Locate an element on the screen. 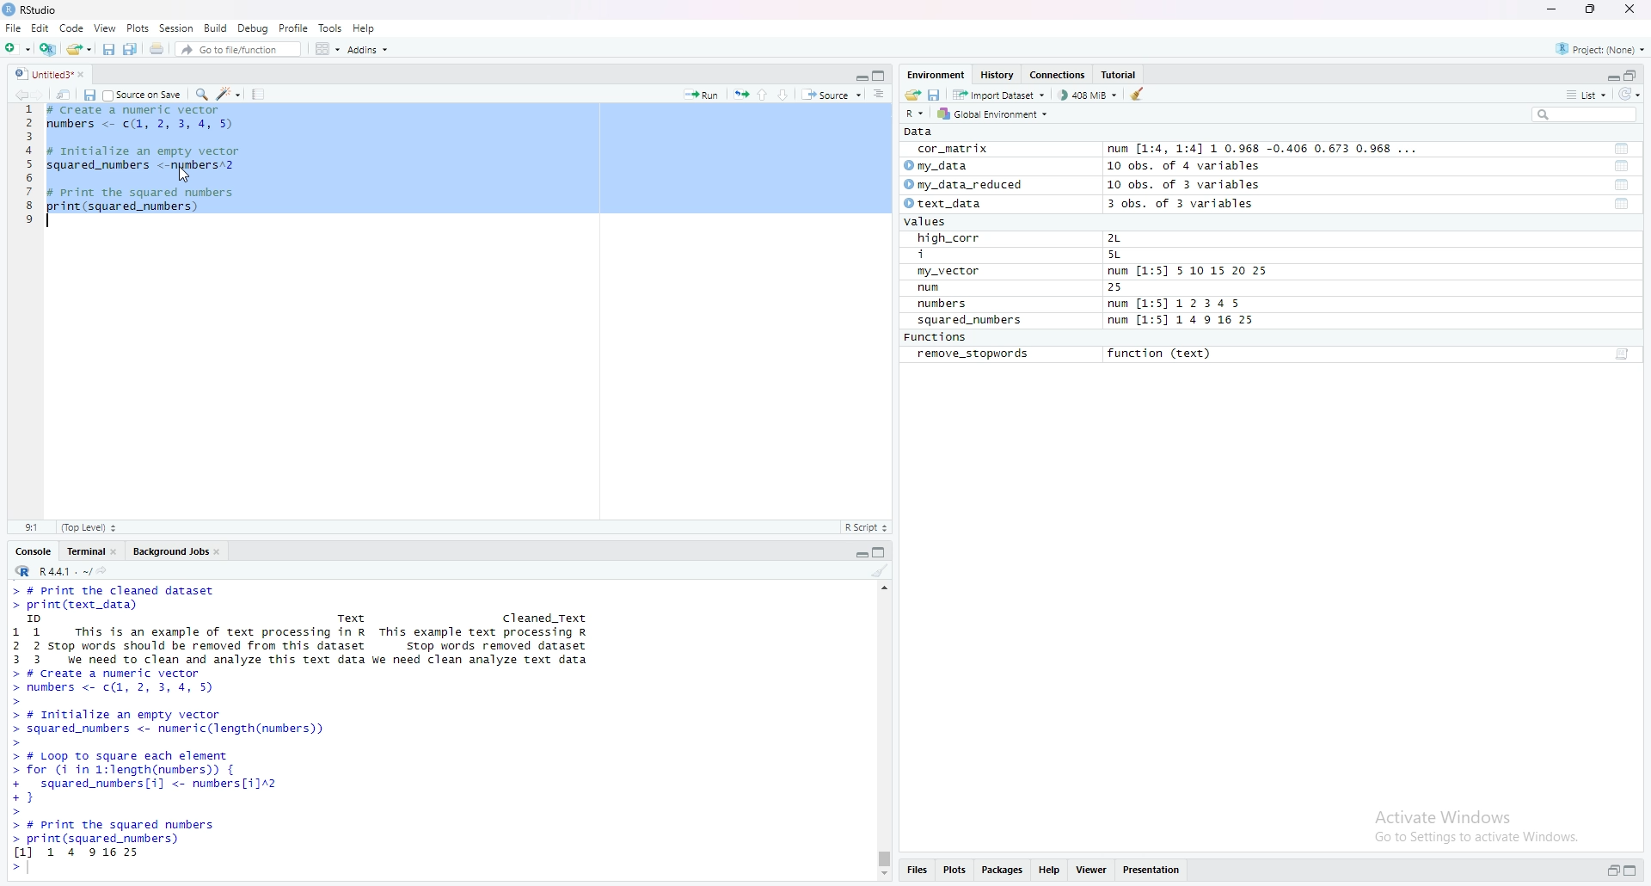 The image size is (1651, 886). line number is located at coordinates (29, 168).